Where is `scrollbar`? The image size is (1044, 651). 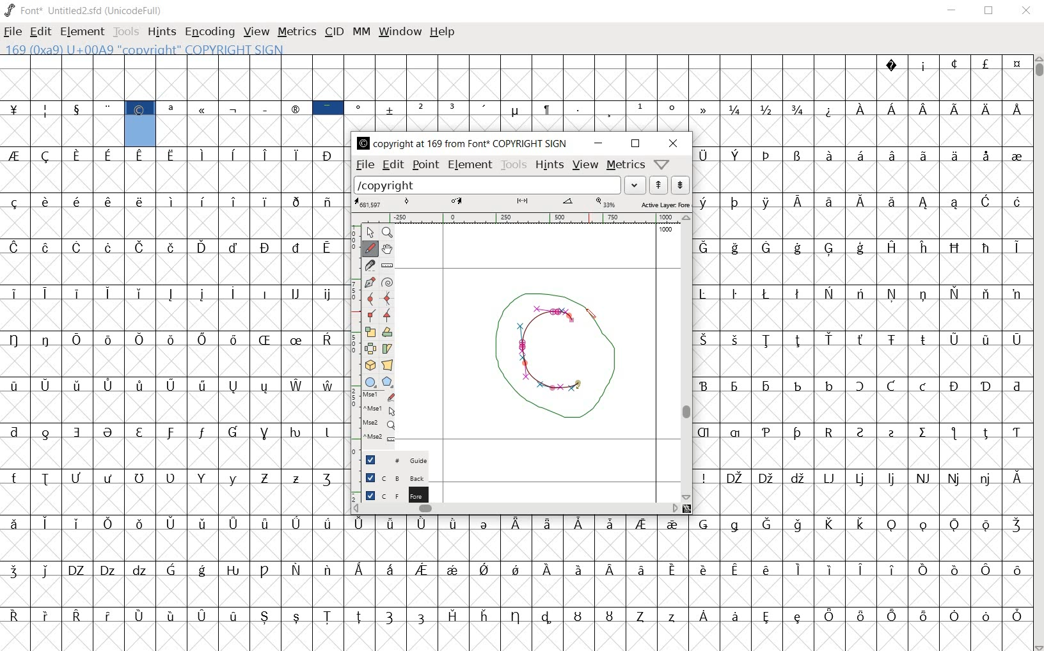
scrollbar is located at coordinates (515, 508).